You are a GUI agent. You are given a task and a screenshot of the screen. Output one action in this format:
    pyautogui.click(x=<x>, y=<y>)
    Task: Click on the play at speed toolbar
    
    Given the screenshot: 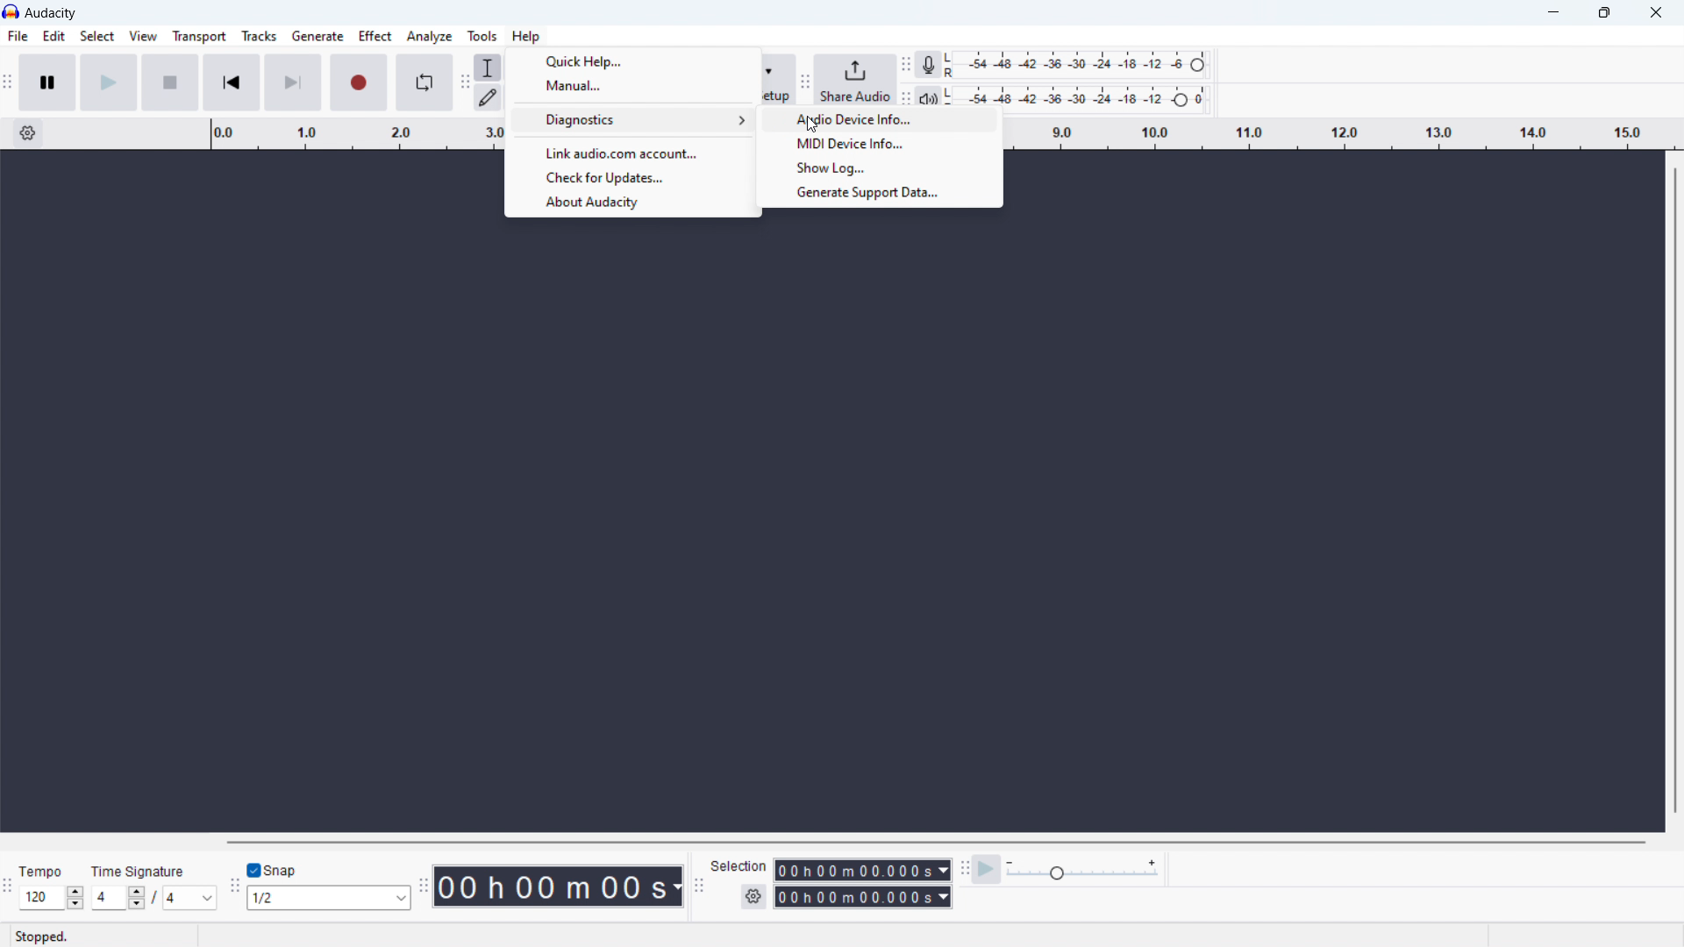 What is the action you would take?
    pyautogui.click(x=961, y=868)
    